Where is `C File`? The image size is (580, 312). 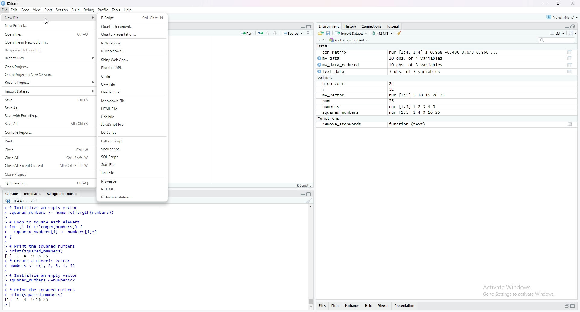
C File is located at coordinates (130, 76).